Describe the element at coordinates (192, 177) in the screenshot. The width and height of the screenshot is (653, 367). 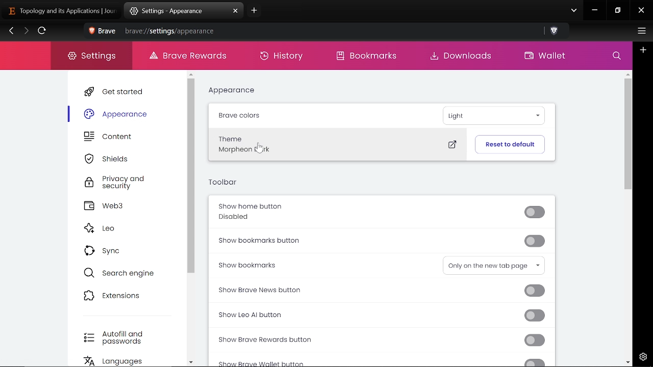
I see `Vertical scrolbar for sidebar menu` at that location.